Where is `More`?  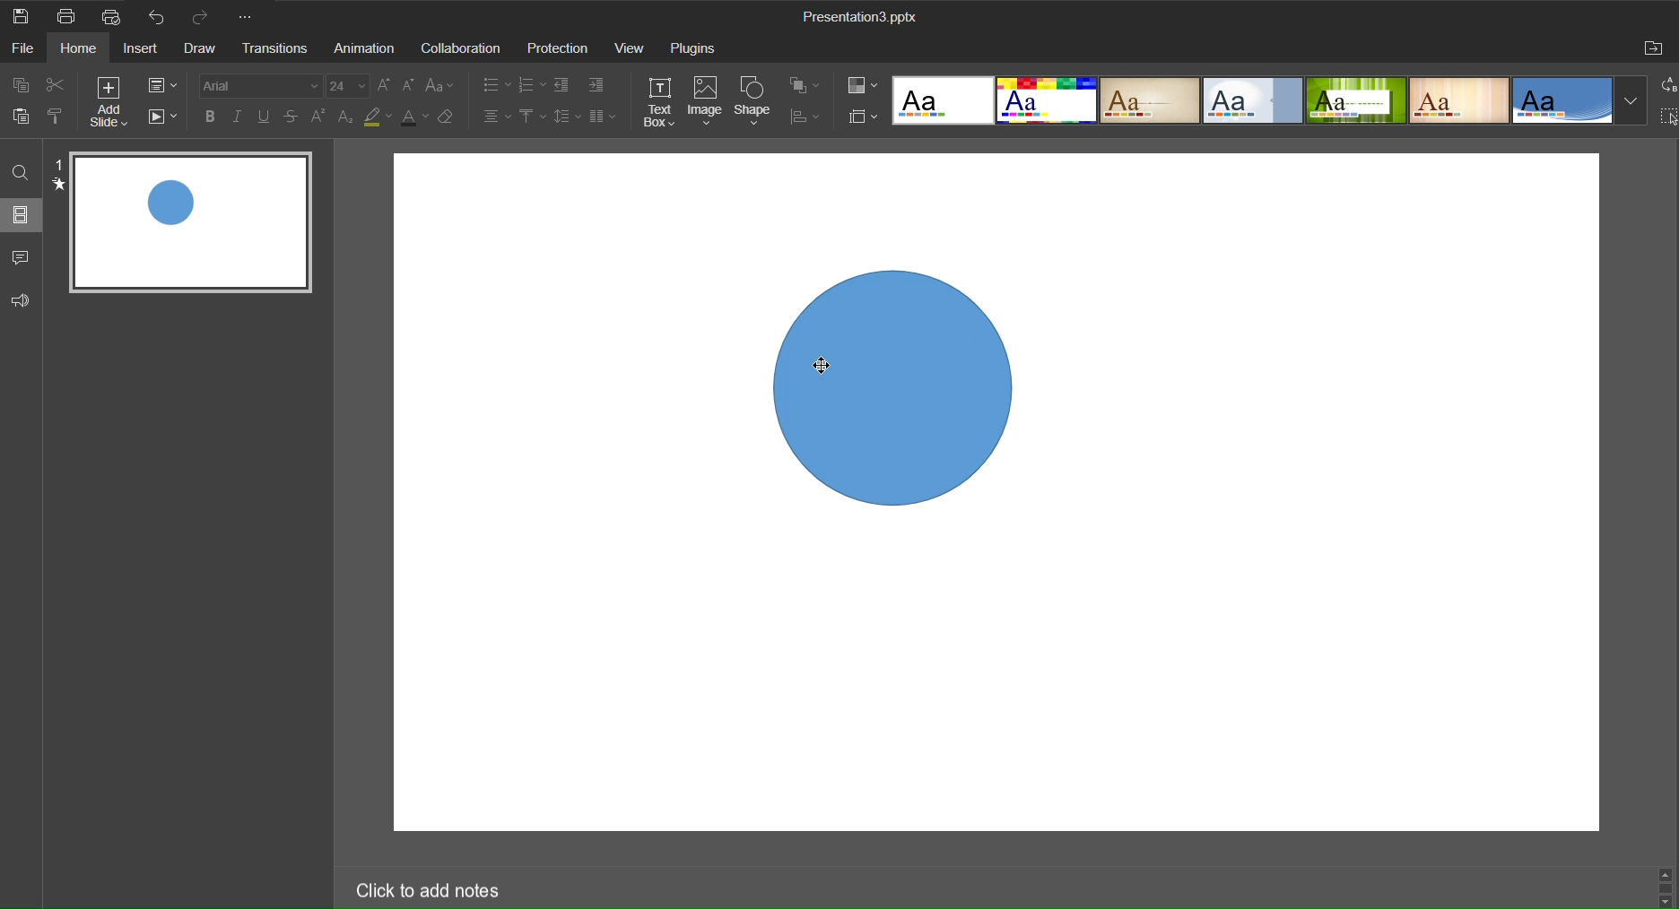
More is located at coordinates (248, 18).